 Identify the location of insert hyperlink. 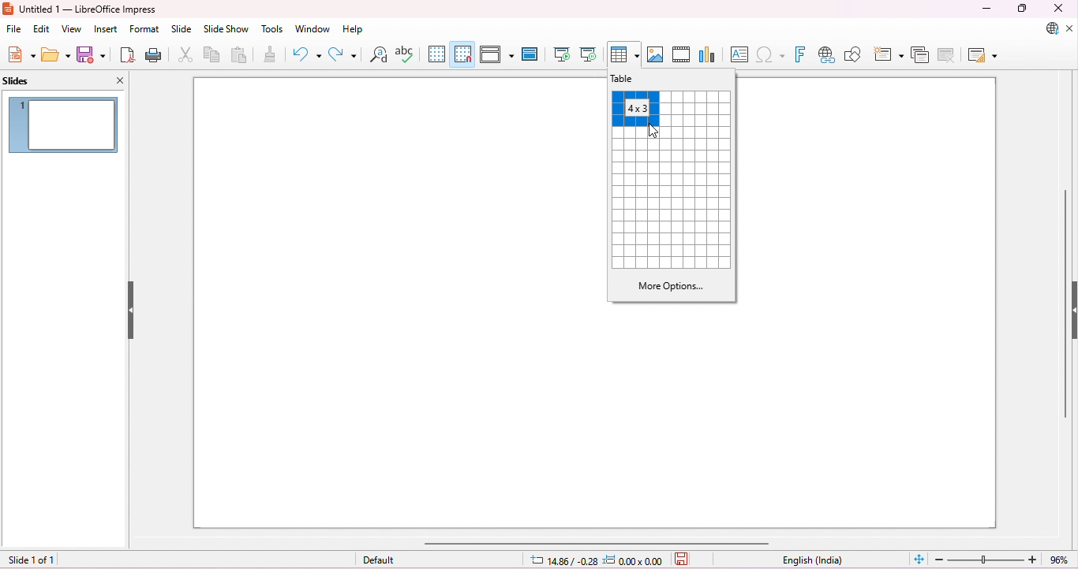
(827, 55).